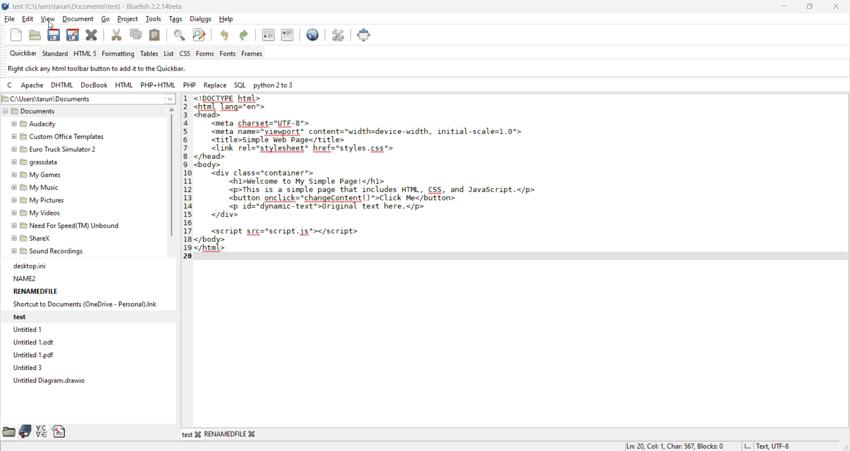 This screenshot has height=451, width=850. Describe the element at coordinates (187, 53) in the screenshot. I see `css` at that location.